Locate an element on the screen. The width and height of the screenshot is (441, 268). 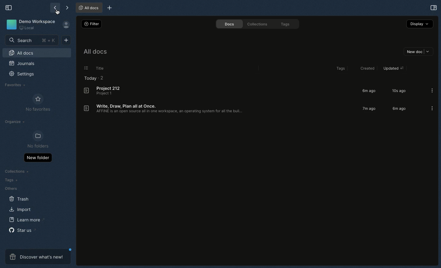
more options is located at coordinates (431, 91).